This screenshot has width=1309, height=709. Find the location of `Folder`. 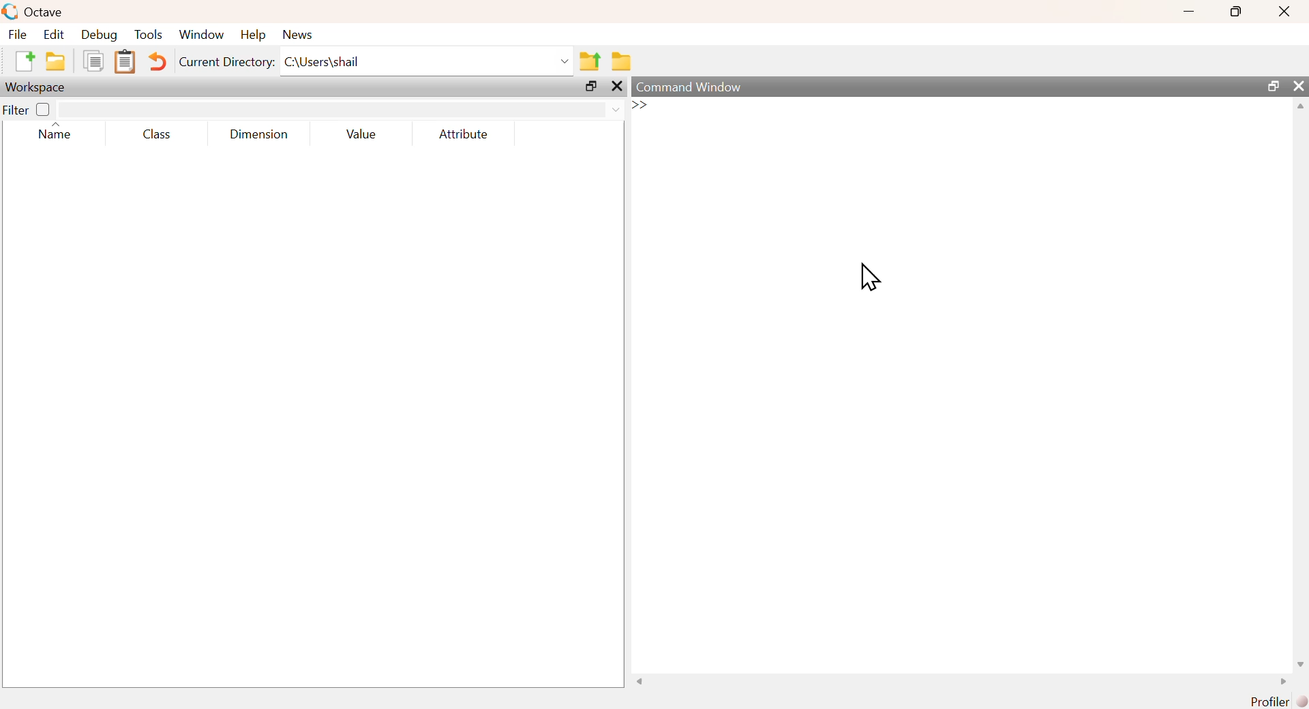

Folder is located at coordinates (622, 61).